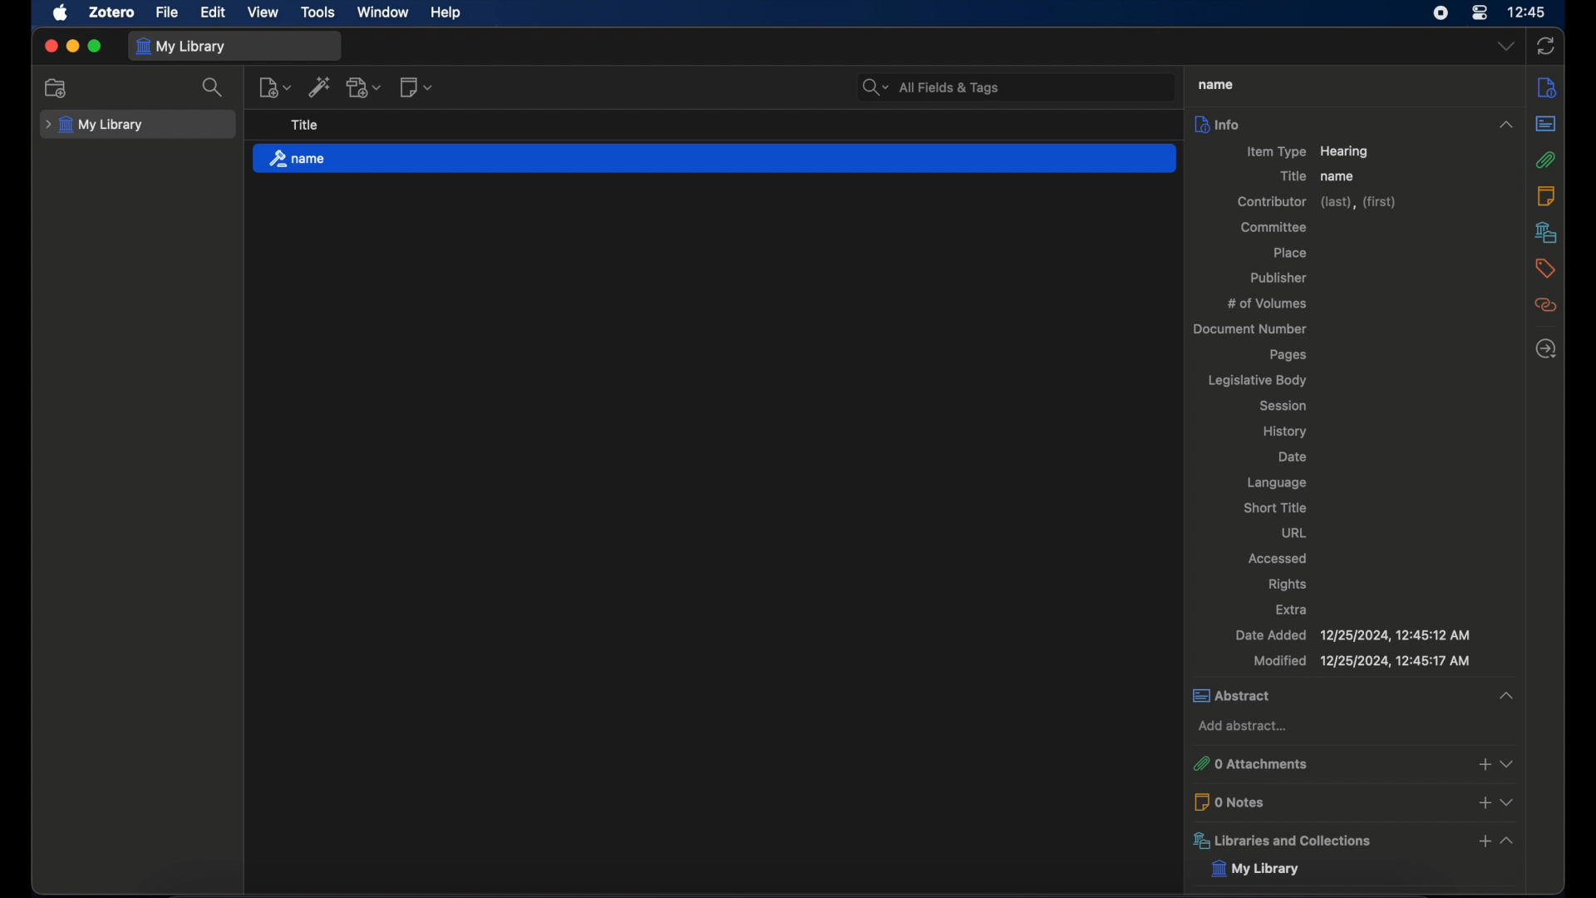 This screenshot has width=1596, height=898. Describe the element at coordinates (263, 12) in the screenshot. I see `view` at that location.